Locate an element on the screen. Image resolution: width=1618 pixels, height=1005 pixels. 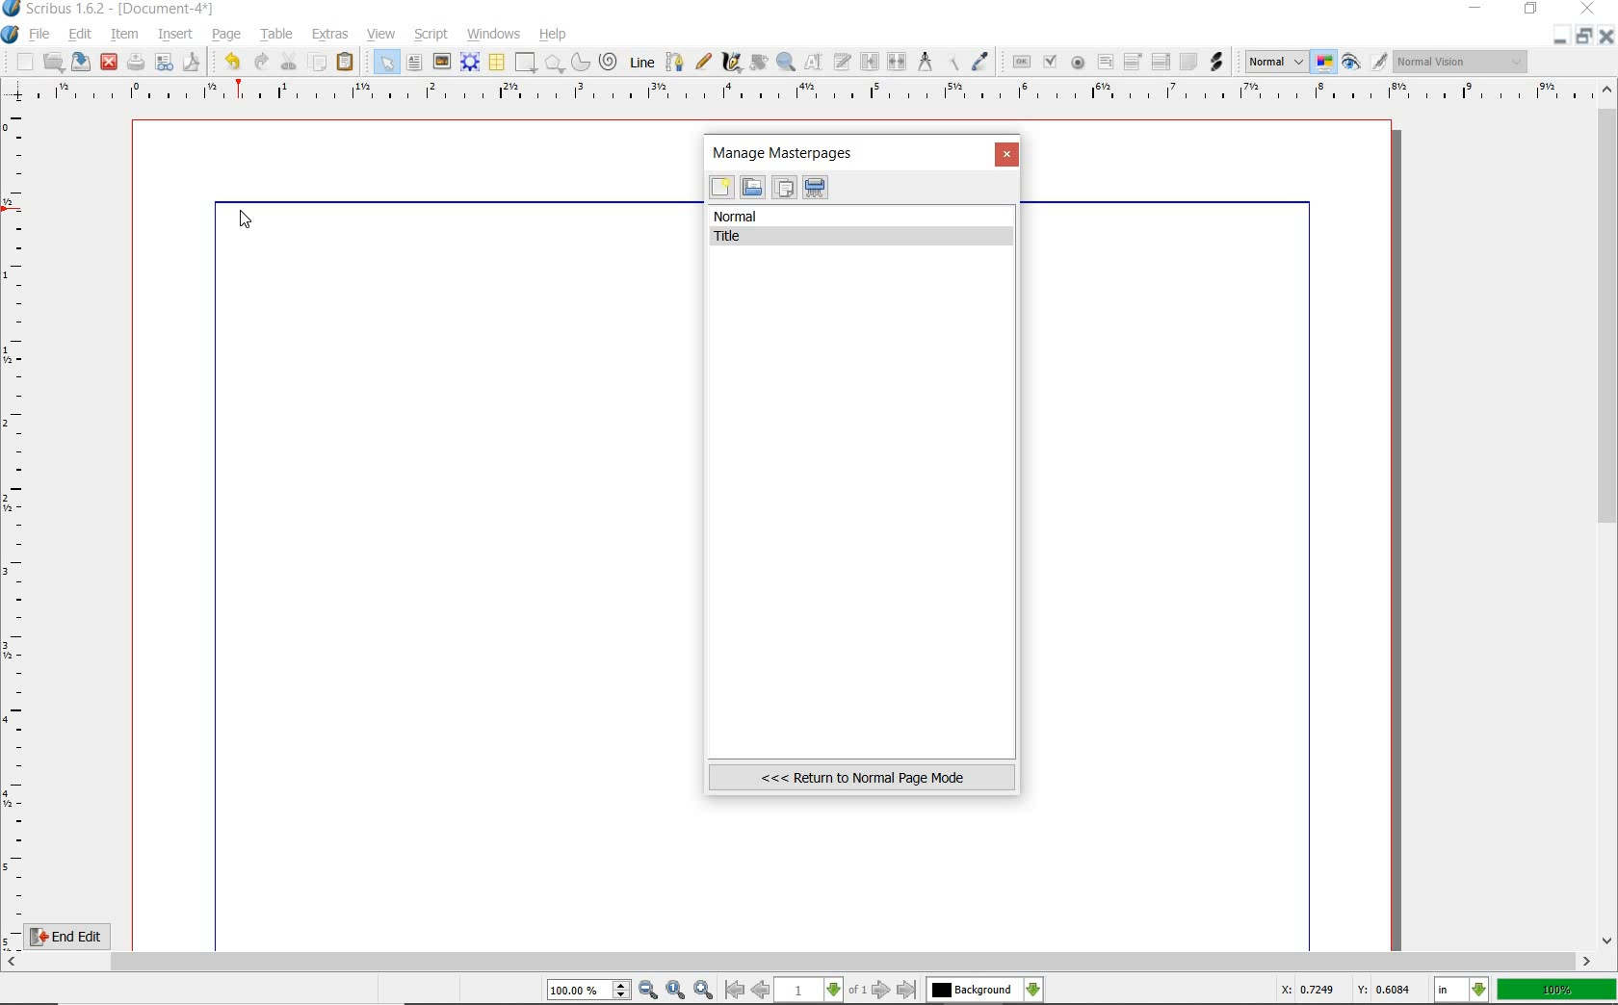
100.00% is located at coordinates (590, 991).